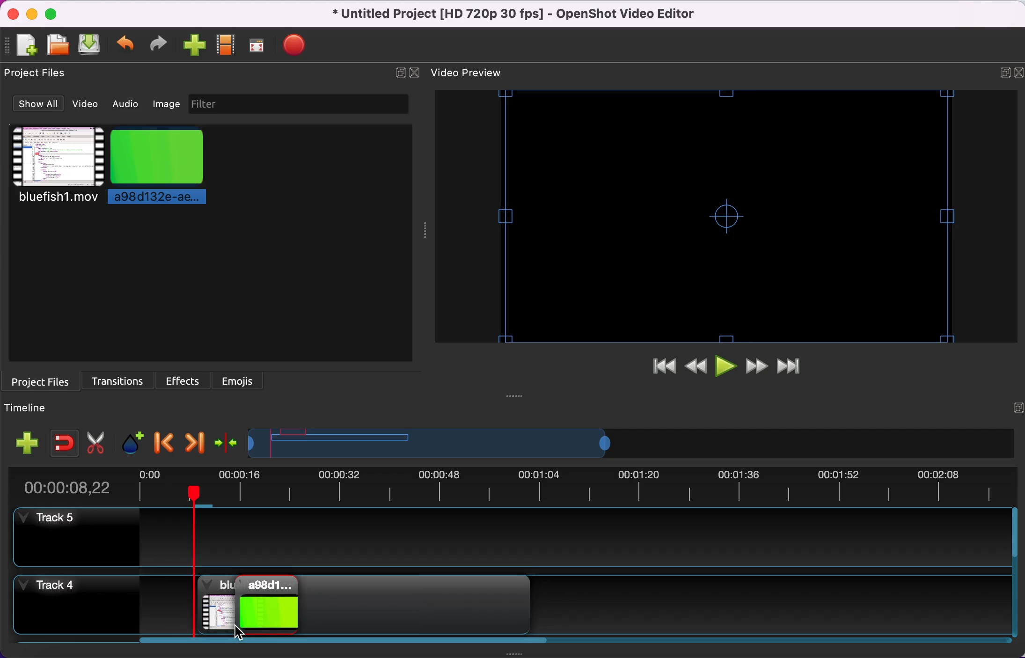 The width and height of the screenshot is (1025, 658). Describe the element at coordinates (28, 442) in the screenshot. I see `add track` at that location.